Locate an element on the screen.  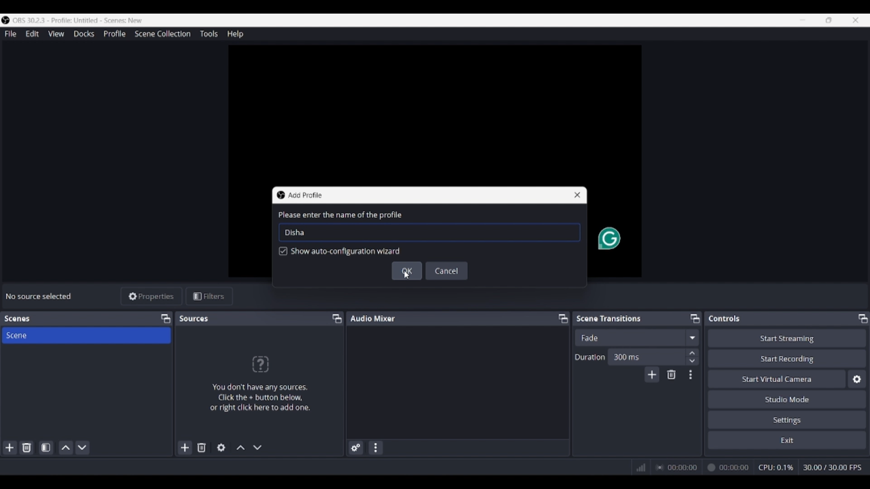
Window title is located at coordinates (304, 195).